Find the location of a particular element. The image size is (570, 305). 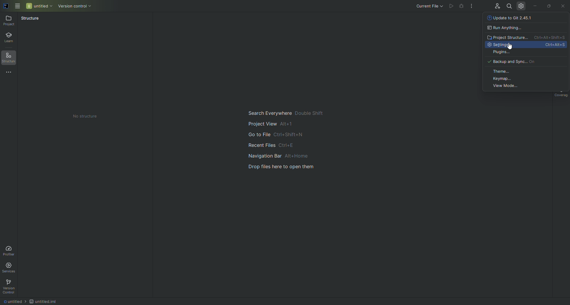

View Mode is located at coordinates (525, 88).